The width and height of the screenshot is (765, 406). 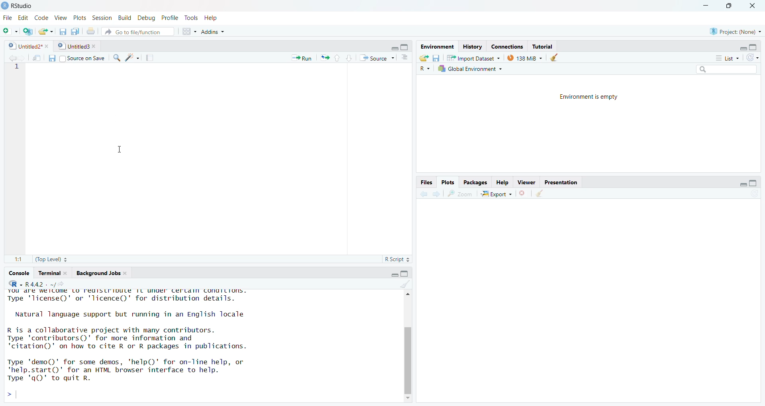 What do you see at coordinates (79, 17) in the screenshot?
I see `Plots` at bounding box center [79, 17].